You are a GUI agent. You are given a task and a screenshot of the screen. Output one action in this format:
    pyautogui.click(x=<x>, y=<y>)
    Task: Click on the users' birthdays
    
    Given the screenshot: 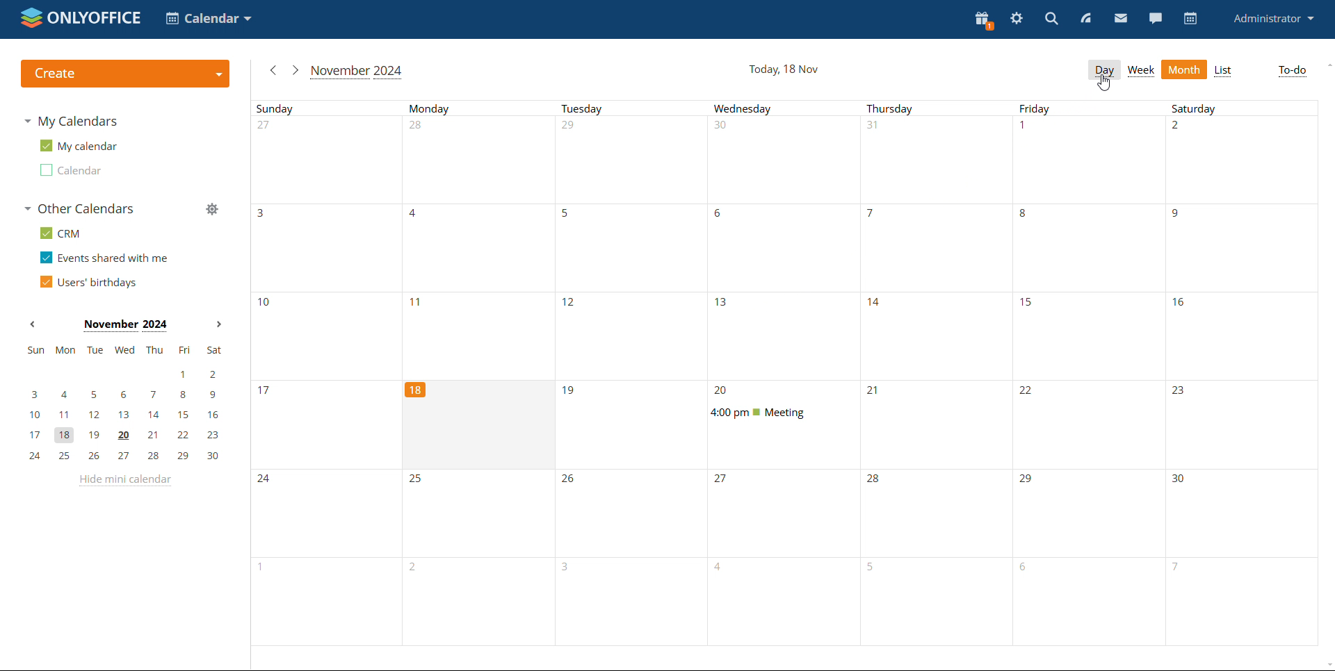 What is the action you would take?
    pyautogui.click(x=88, y=282)
    